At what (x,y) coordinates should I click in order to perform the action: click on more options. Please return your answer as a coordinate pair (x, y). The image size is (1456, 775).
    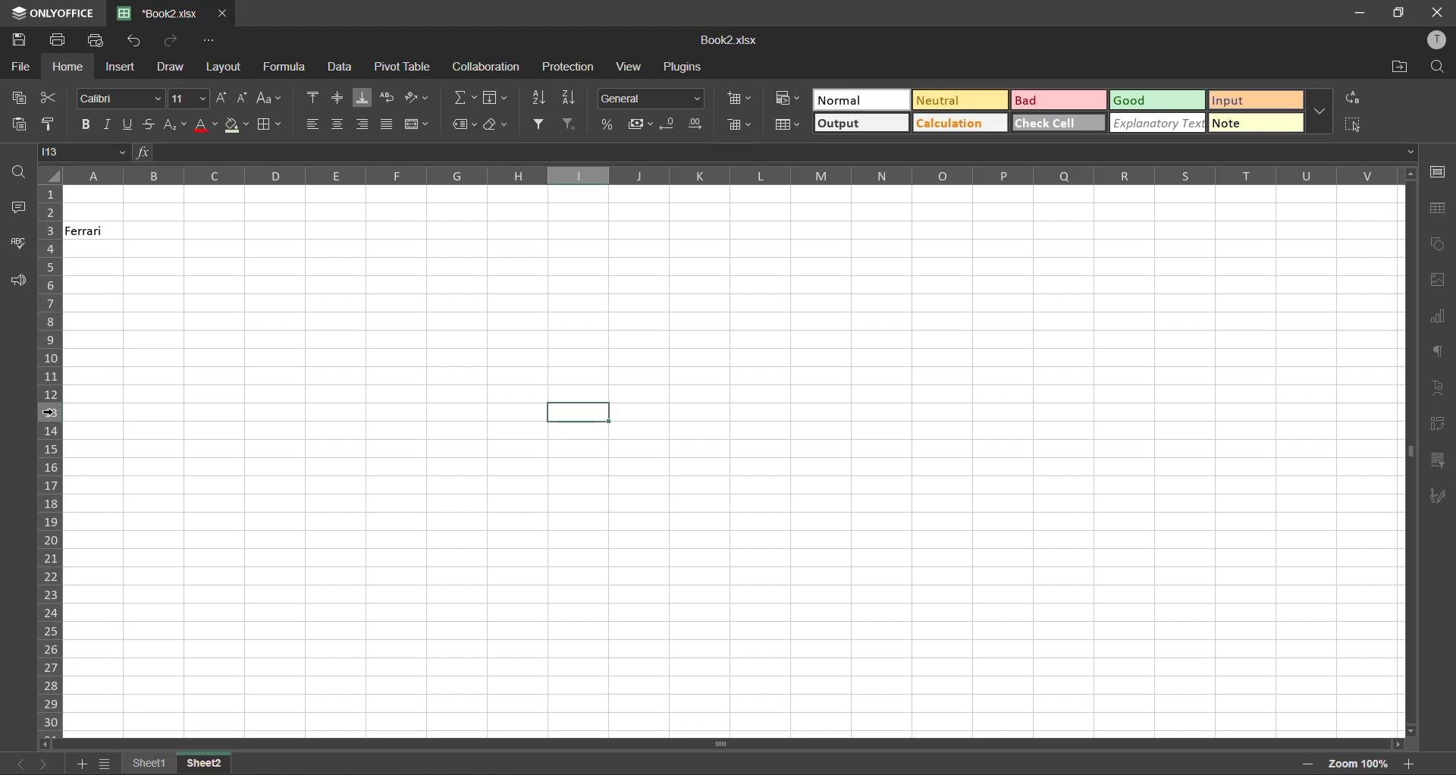
    Looking at the image, I should click on (1320, 111).